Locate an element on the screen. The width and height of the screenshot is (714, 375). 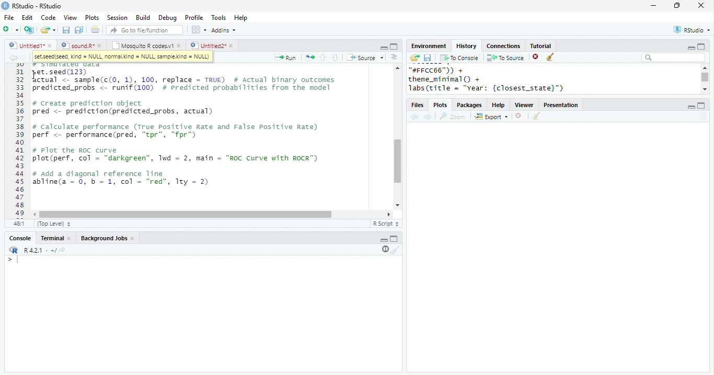
rerun is located at coordinates (310, 57).